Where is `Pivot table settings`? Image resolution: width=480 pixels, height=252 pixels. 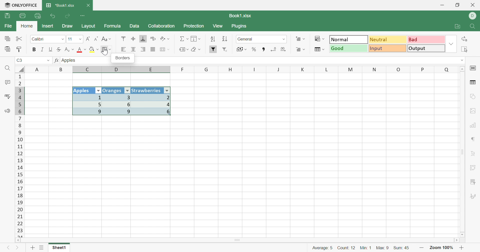 Pivot table settings is located at coordinates (475, 167).